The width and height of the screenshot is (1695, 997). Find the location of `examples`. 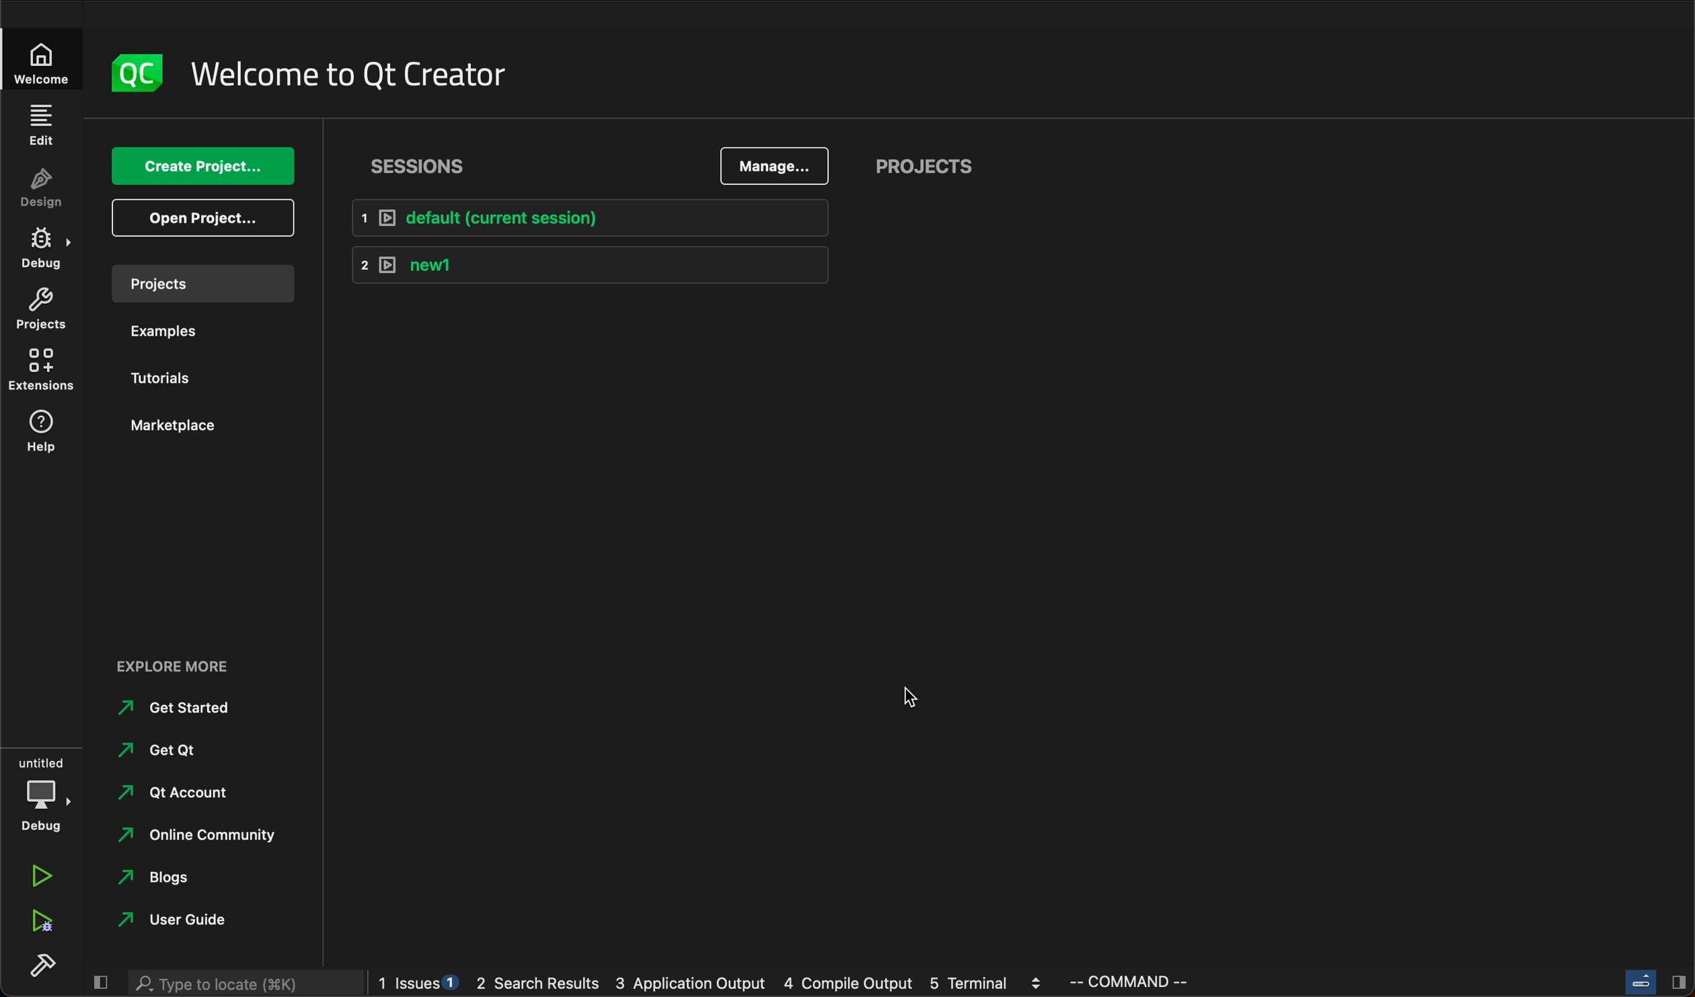

examples is located at coordinates (168, 334).